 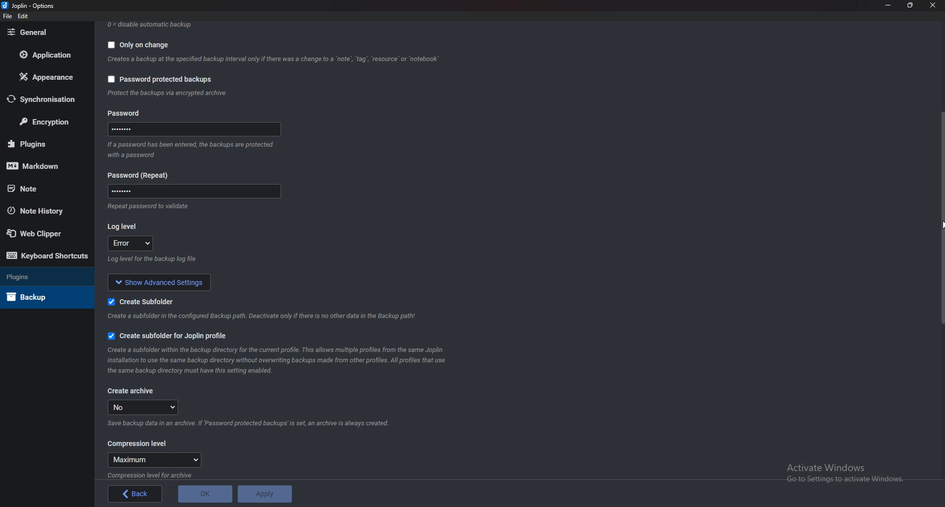 I want to click on Info backup on change, so click(x=275, y=60).